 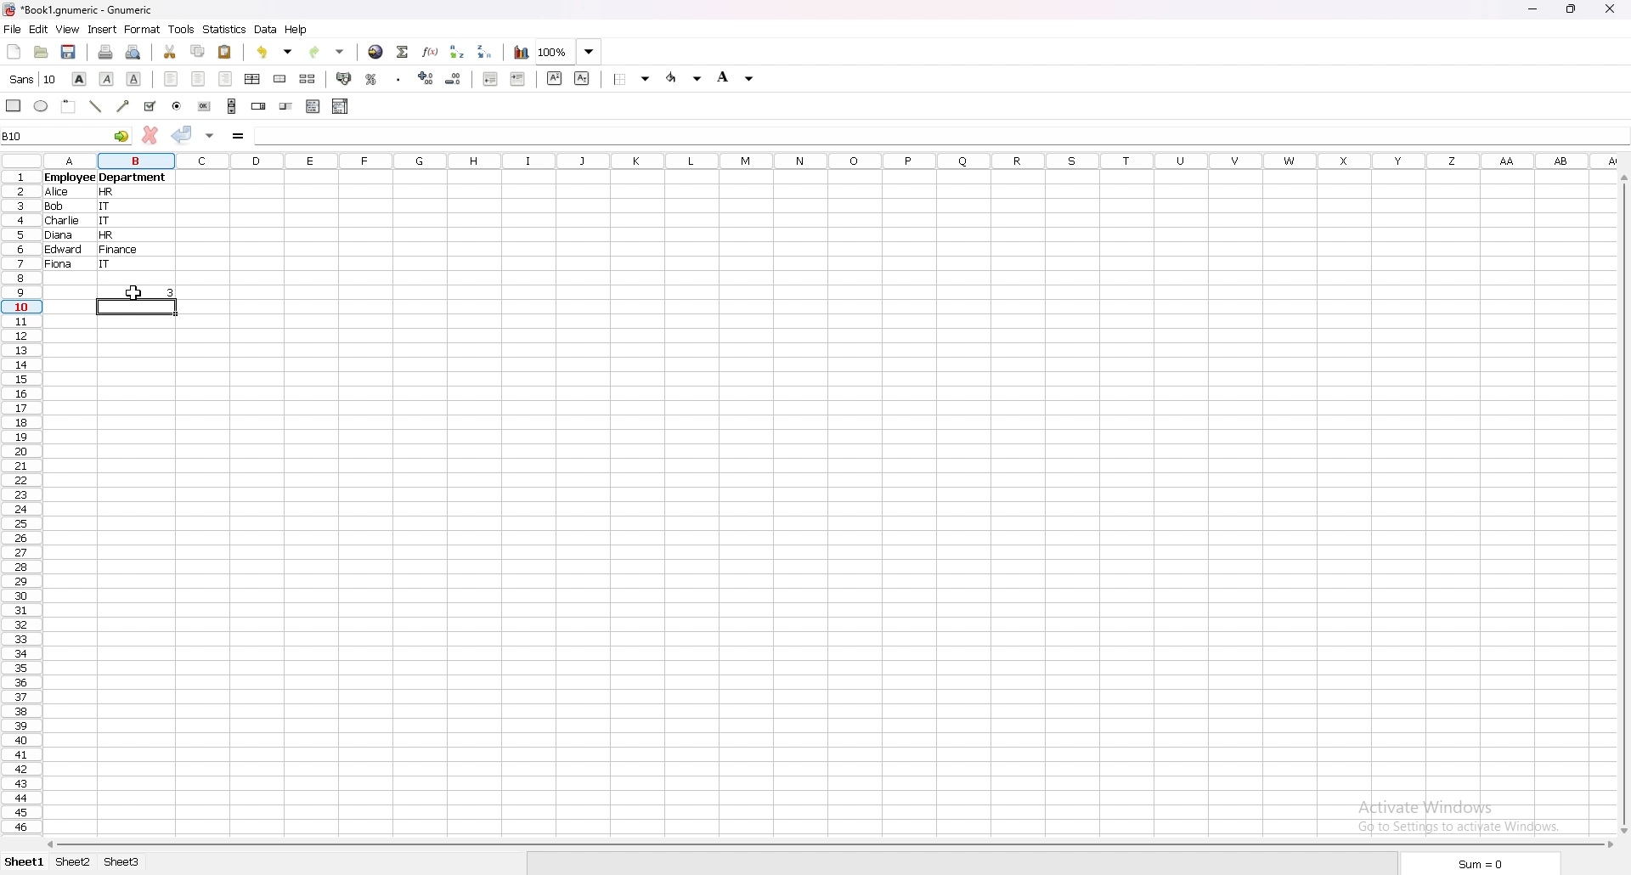 I want to click on cancel changes, so click(x=150, y=135).